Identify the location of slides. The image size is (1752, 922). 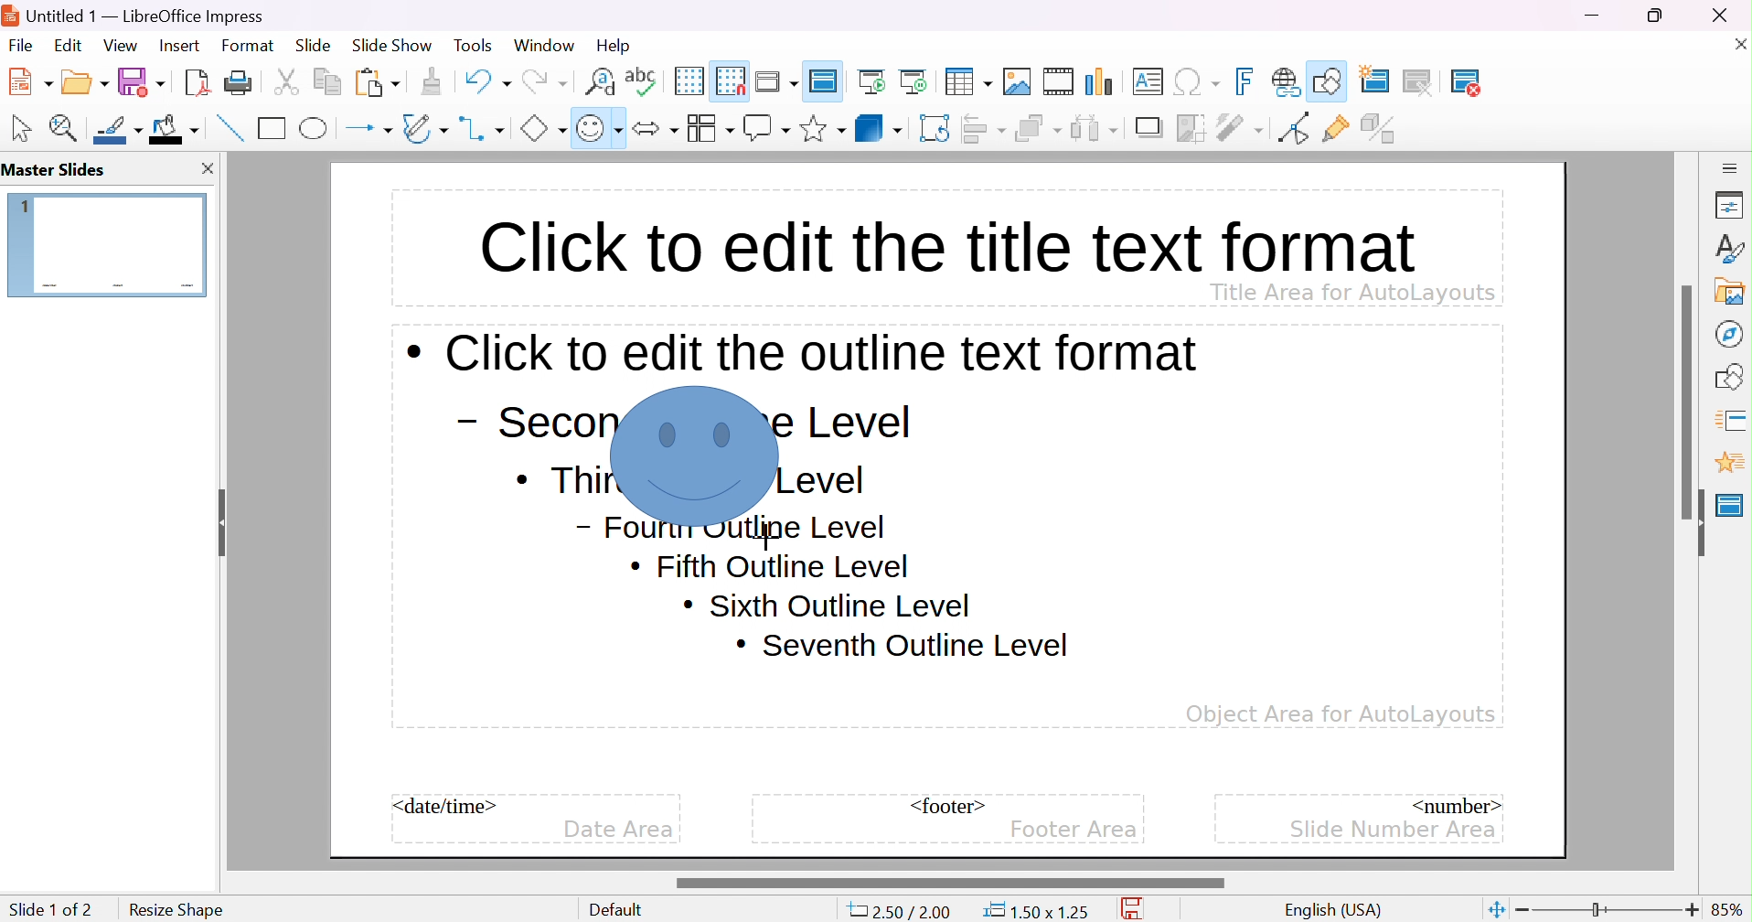
(59, 170).